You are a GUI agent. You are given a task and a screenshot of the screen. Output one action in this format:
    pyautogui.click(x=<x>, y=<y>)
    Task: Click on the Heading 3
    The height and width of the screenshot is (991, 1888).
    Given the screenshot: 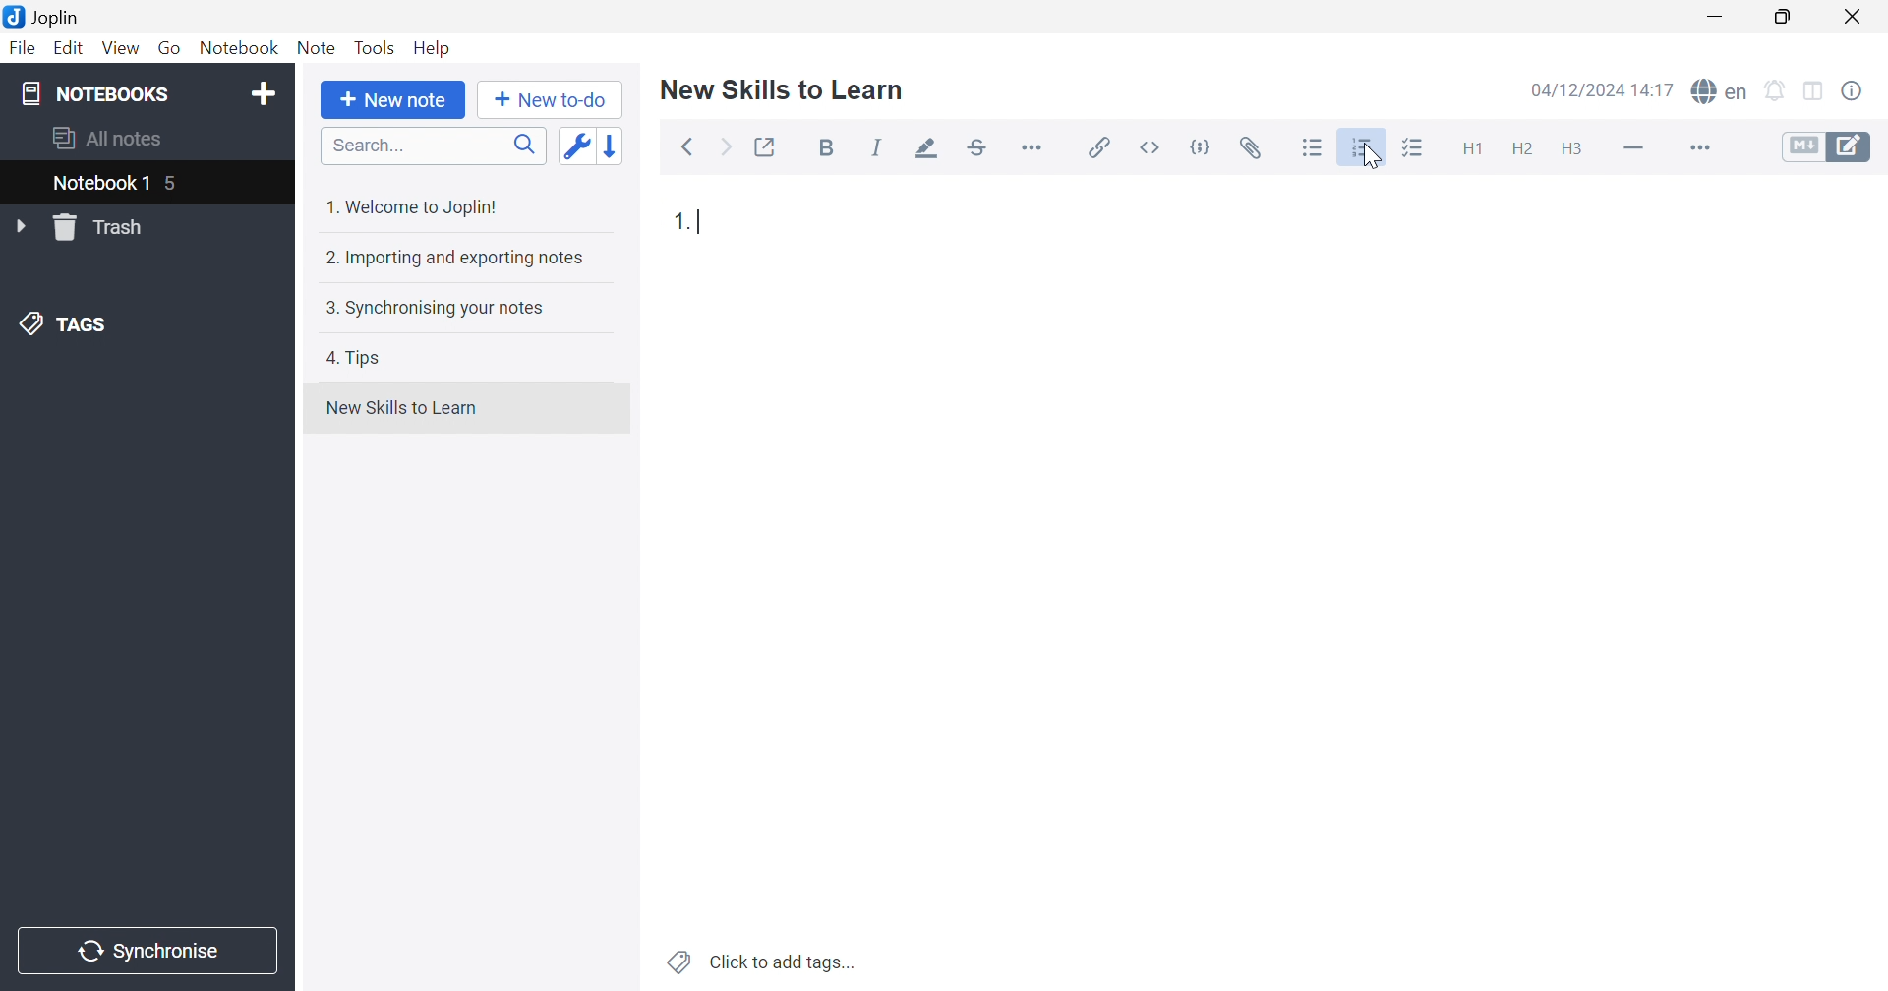 What is the action you would take?
    pyautogui.click(x=1570, y=150)
    